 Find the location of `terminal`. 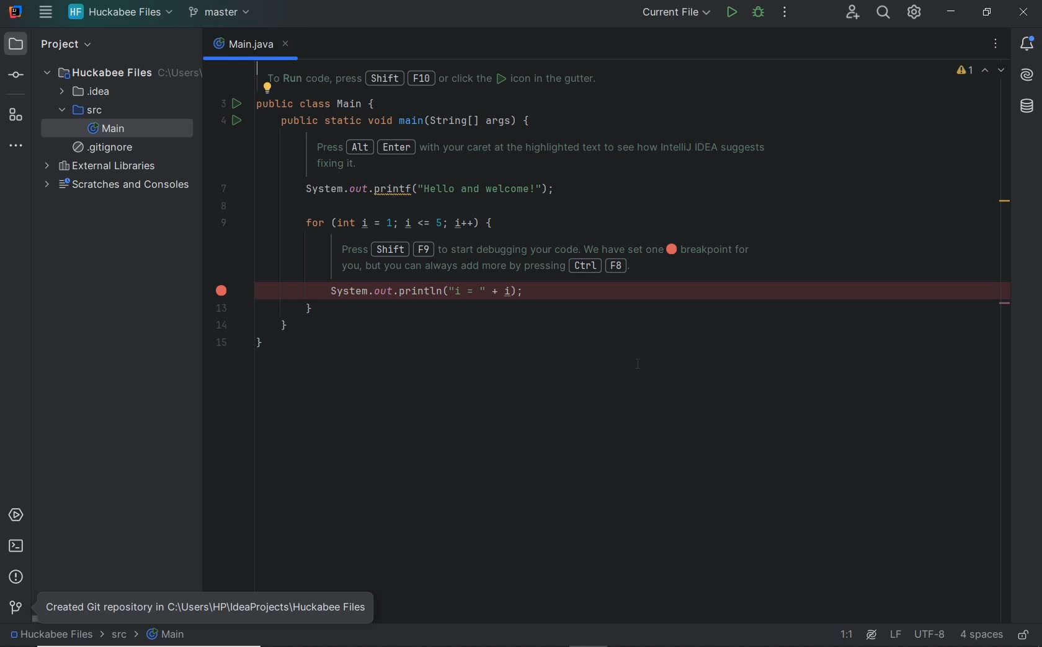

terminal is located at coordinates (16, 546).